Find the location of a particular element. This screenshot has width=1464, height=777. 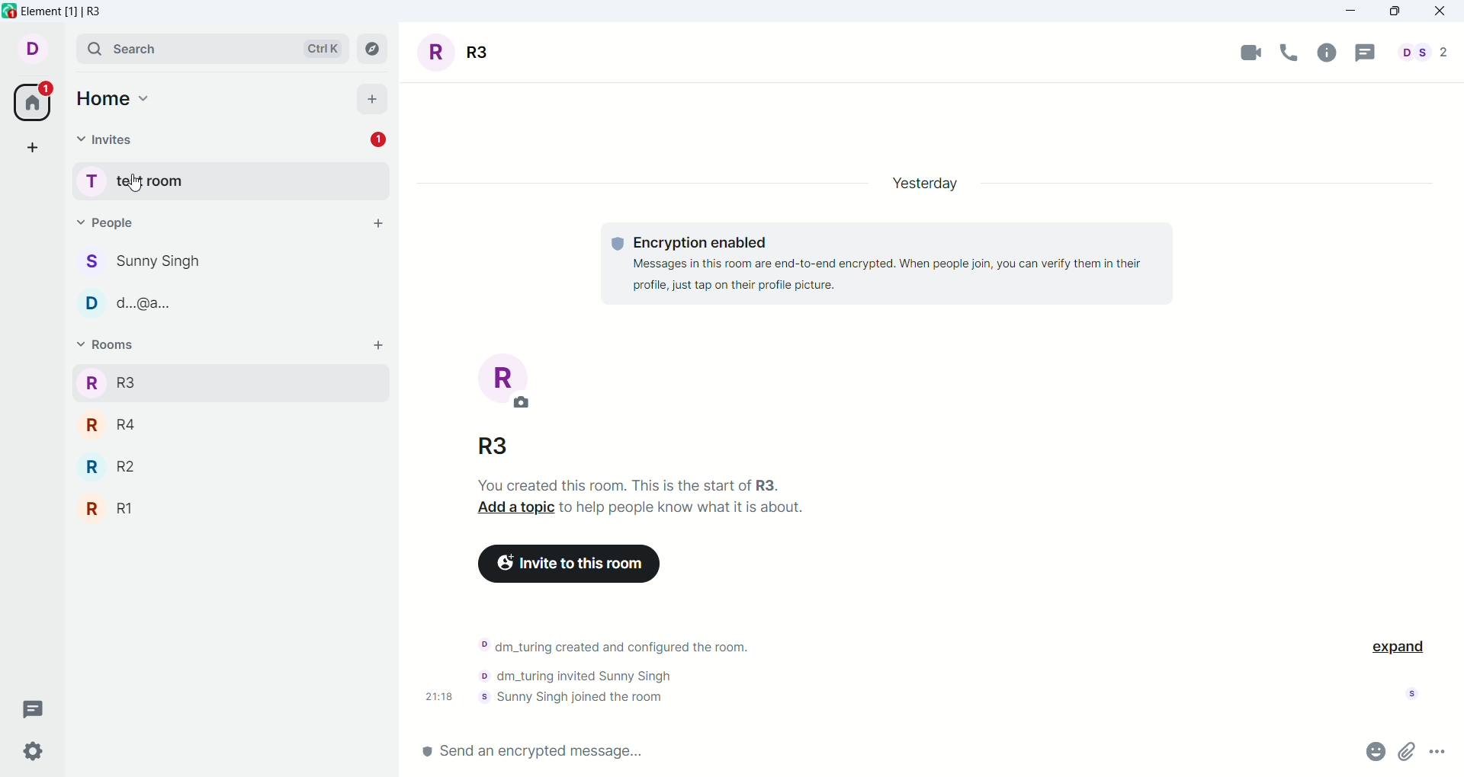

add is located at coordinates (371, 98).